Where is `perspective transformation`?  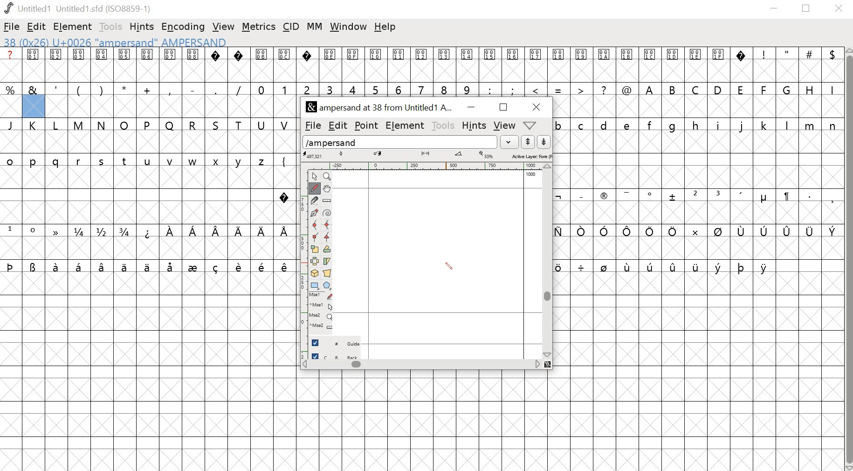 perspective transformation is located at coordinates (328, 273).